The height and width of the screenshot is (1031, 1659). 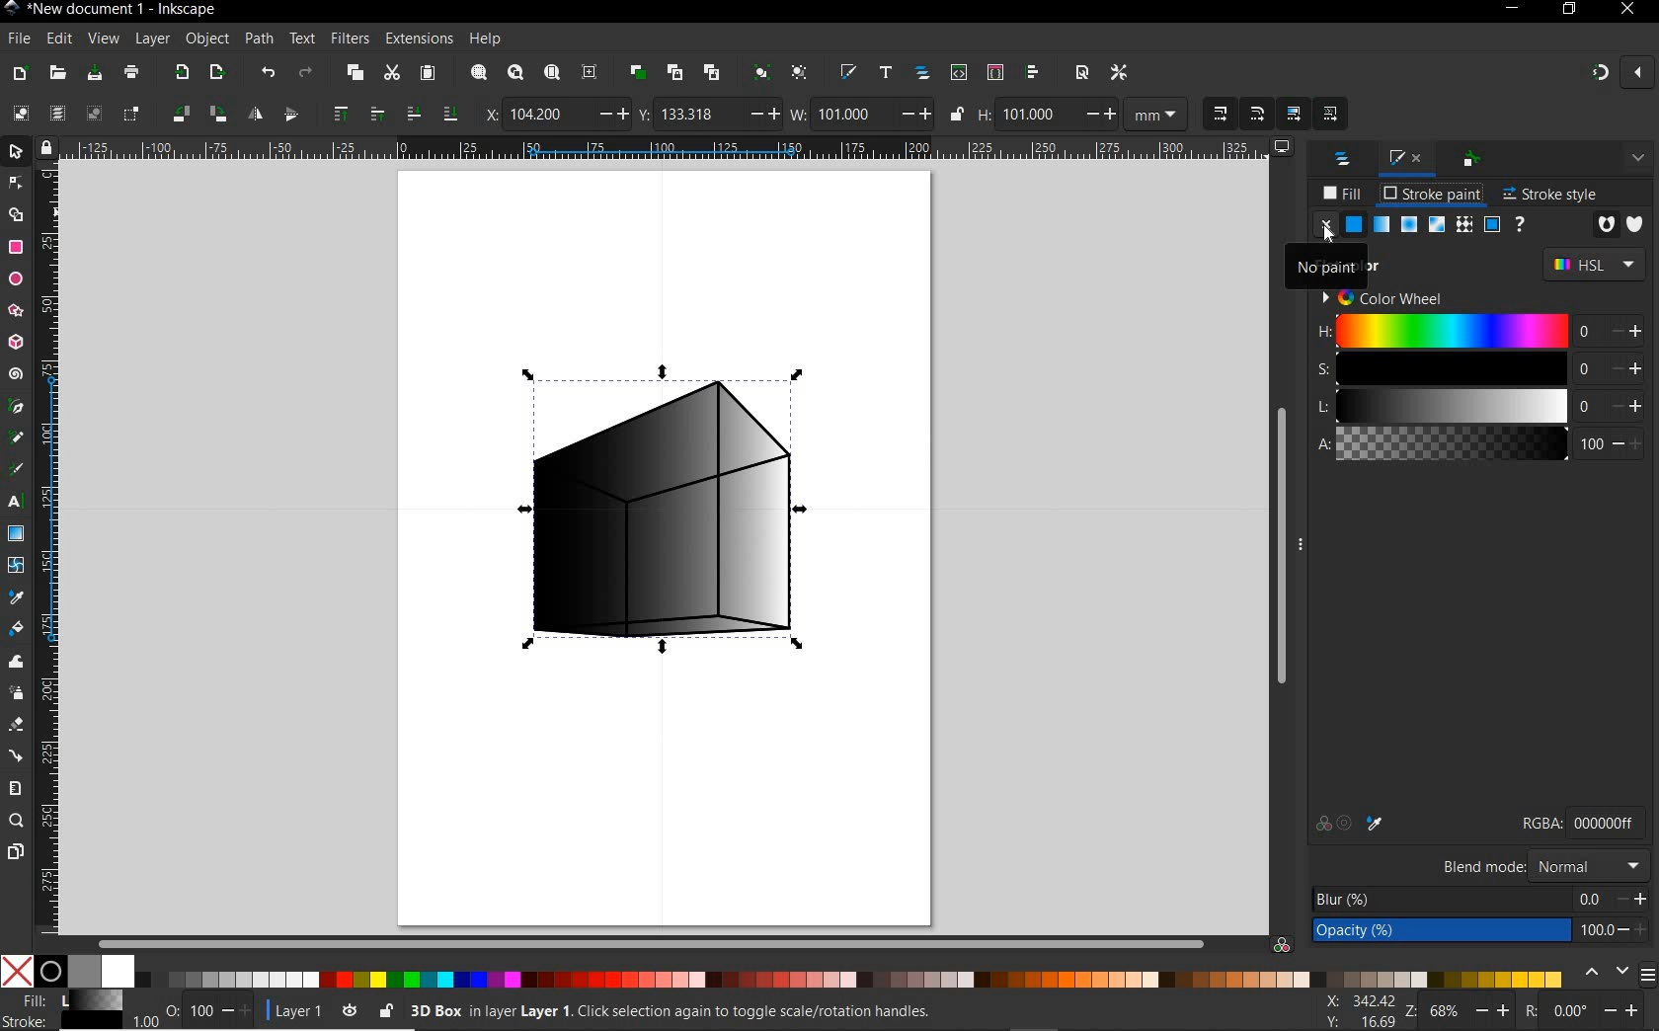 What do you see at coordinates (666, 148) in the screenshot?
I see `RULER` at bounding box center [666, 148].